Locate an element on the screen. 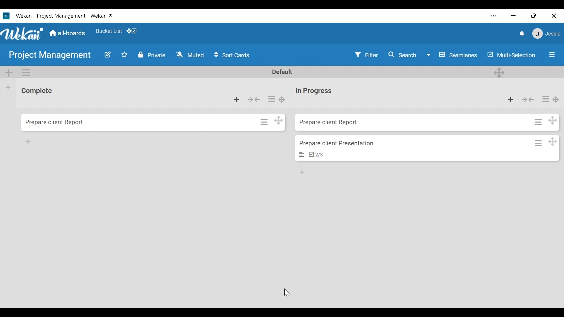  Edit is located at coordinates (108, 55).